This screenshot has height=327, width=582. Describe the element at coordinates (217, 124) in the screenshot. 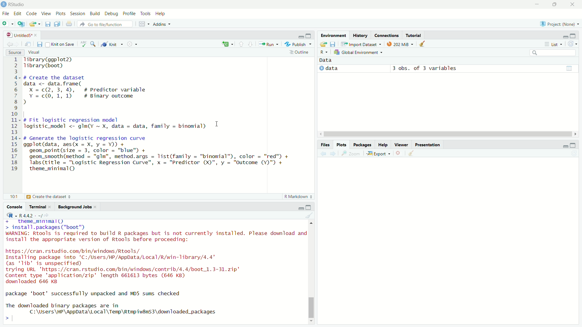

I see `cursor` at that location.